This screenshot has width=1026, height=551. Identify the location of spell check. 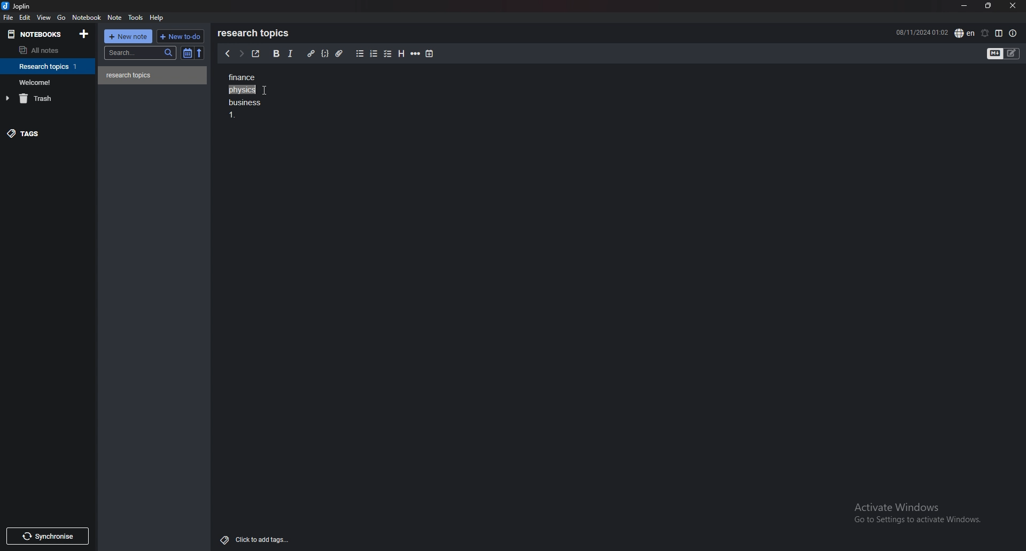
(965, 33).